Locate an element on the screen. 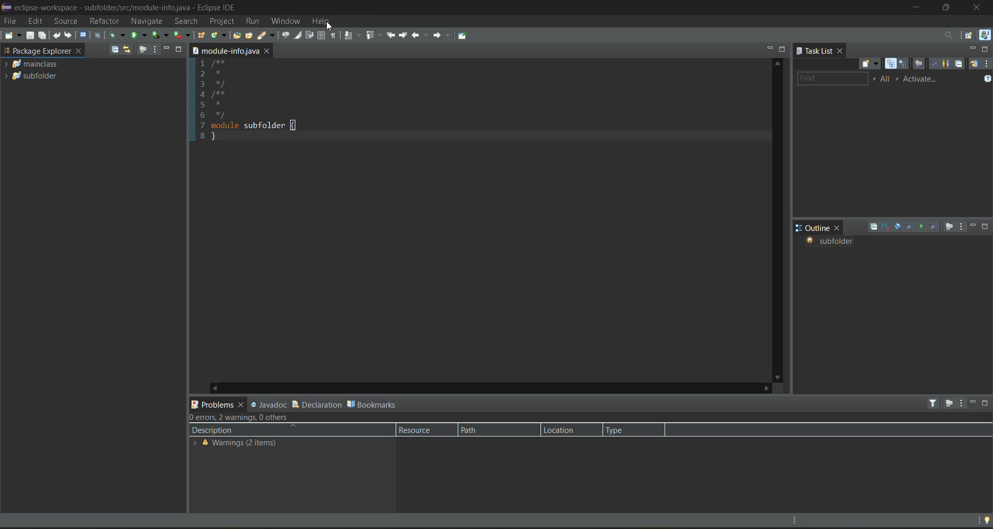 The width and height of the screenshot is (993, 529). view menu is located at coordinates (962, 227).